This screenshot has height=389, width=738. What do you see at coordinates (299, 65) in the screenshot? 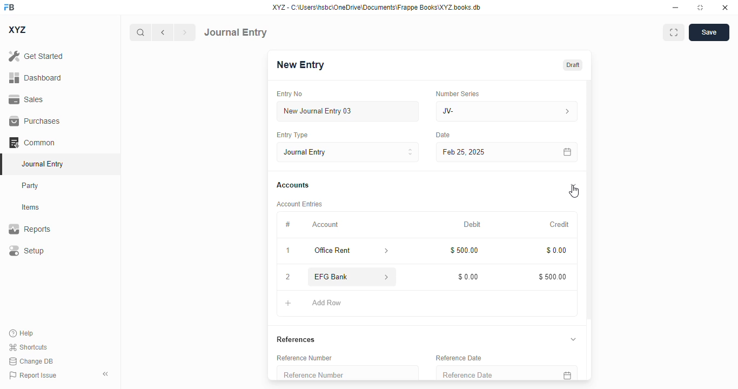
I see `new entry` at bounding box center [299, 65].